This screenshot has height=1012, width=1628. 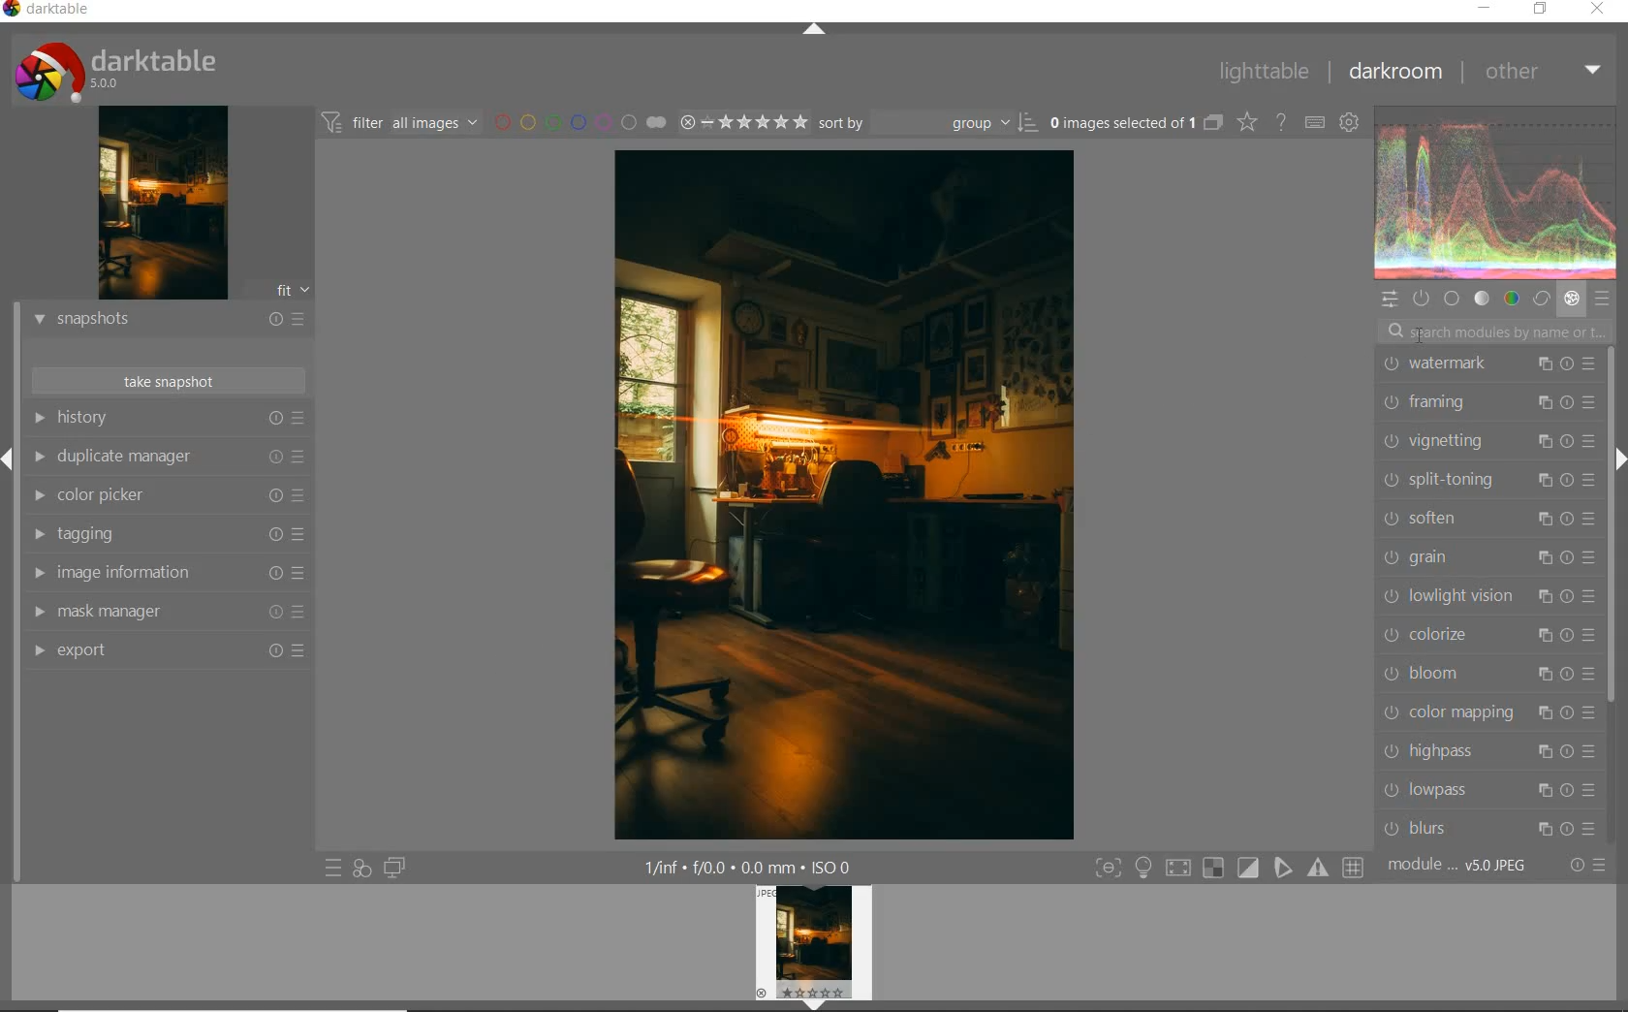 What do you see at coordinates (159, 206) in the screenshot?
I see `image preview` at bounding box center [159, 206].